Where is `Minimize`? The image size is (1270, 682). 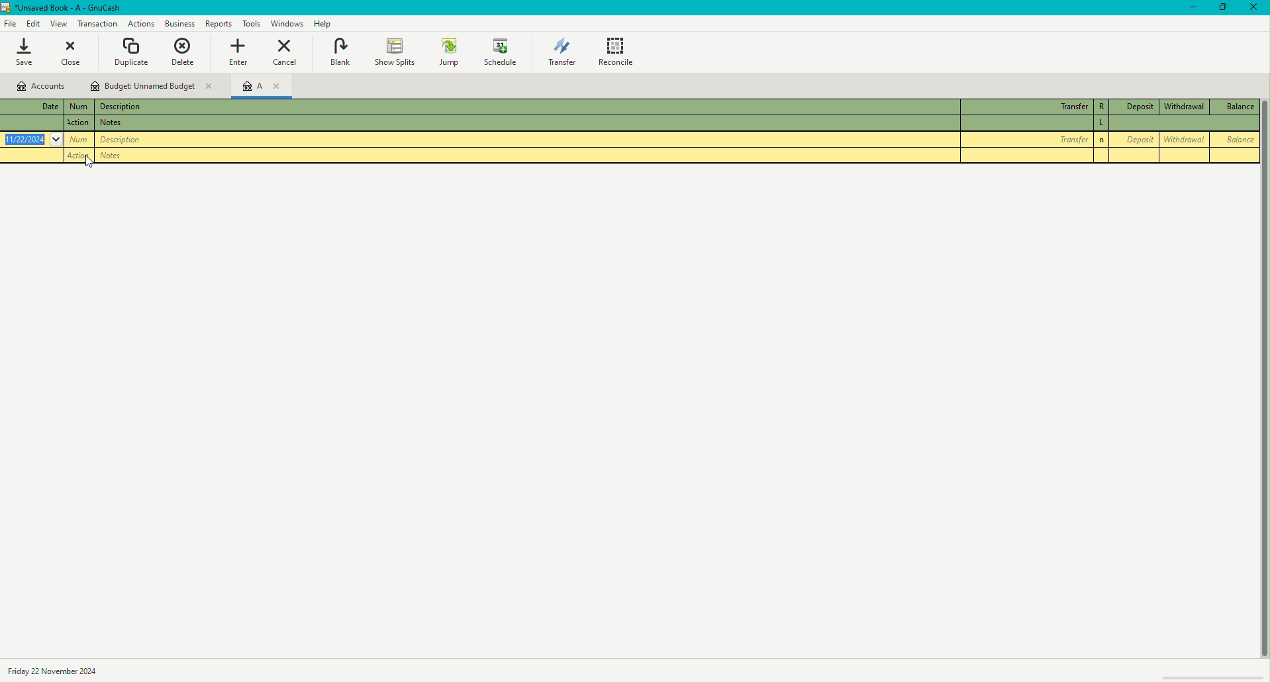
Minimize is located at coordinates (1189, 8).